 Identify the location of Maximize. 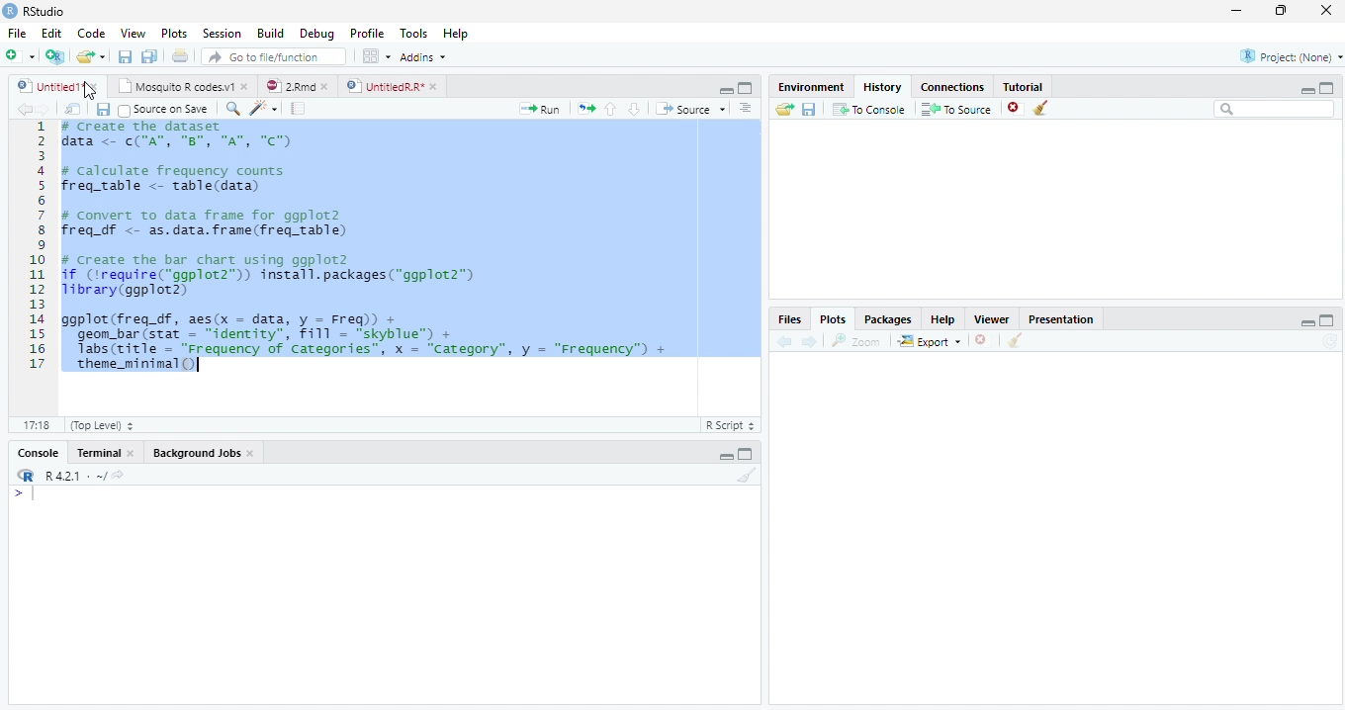
(1328, 87).